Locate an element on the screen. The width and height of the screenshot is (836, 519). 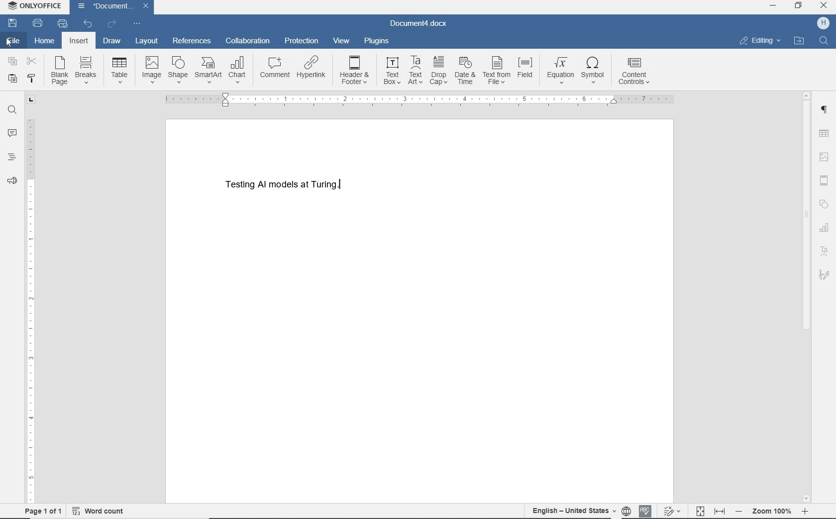
undo is located at coordinates (88, 24).